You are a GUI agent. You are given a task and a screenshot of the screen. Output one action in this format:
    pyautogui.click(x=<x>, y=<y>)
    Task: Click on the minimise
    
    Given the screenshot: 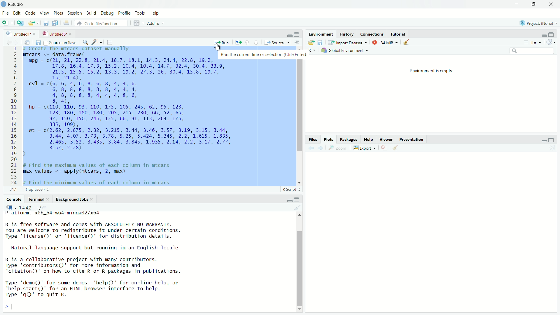 What is the action you would take?
    pyautogui.click(x=286, y=199)
    